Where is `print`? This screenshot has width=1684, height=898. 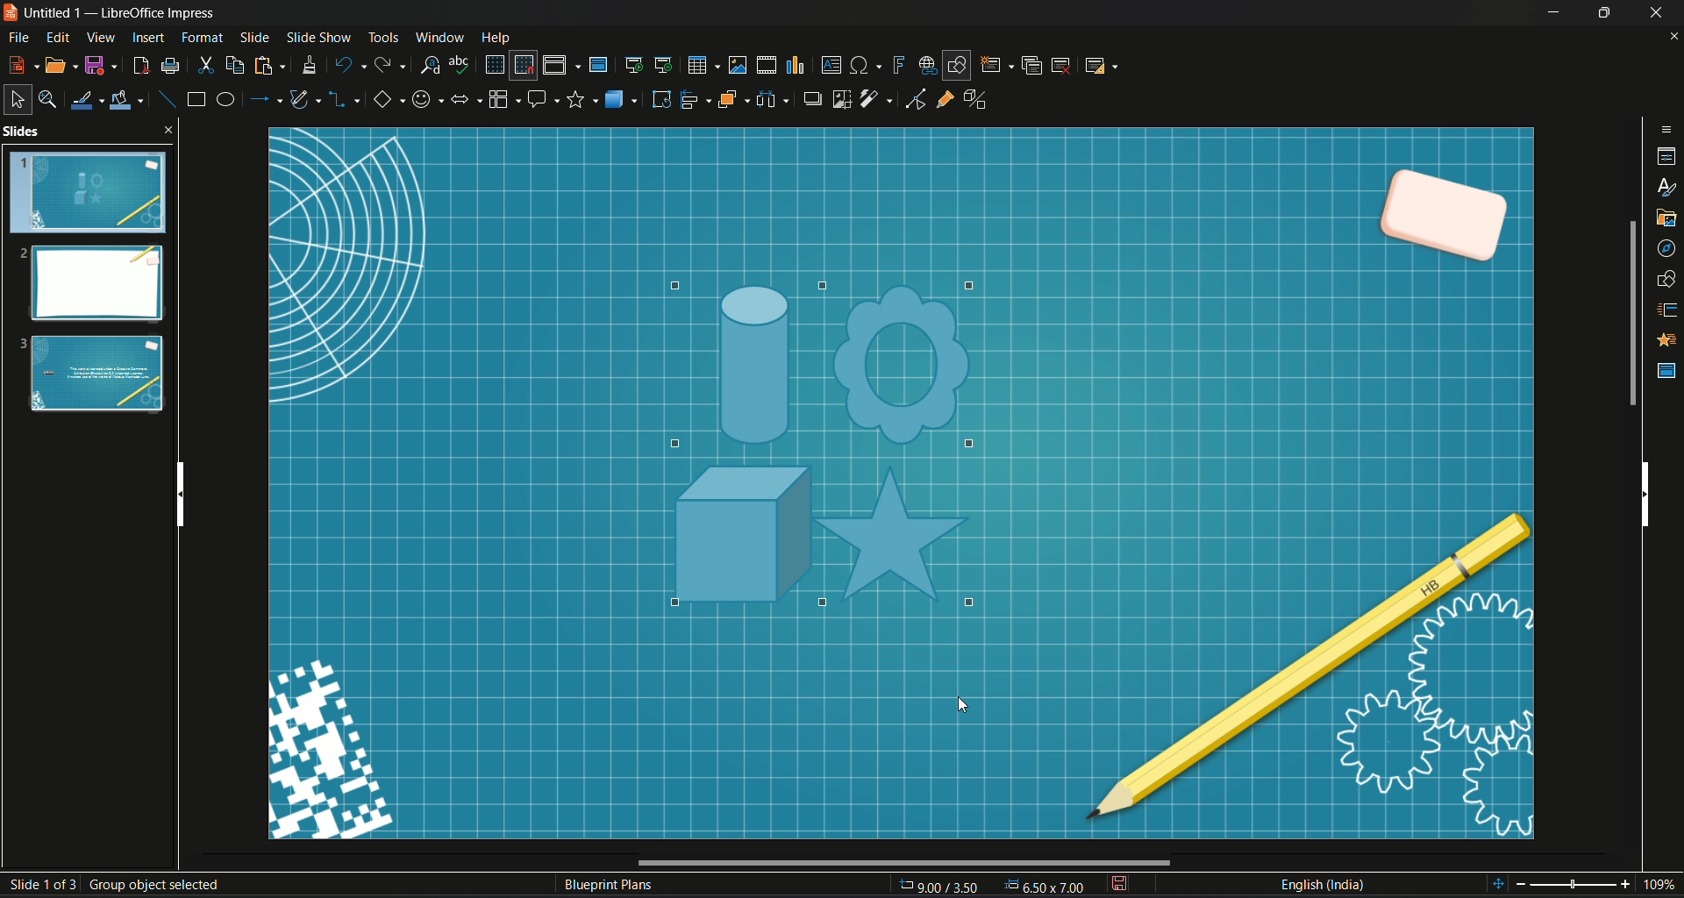 print is located at coordinates (170, 66).